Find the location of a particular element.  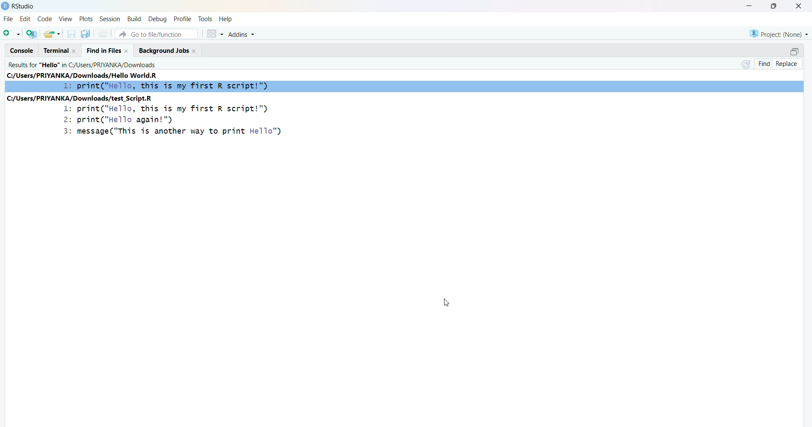

file is located at coordinates (9, 18).